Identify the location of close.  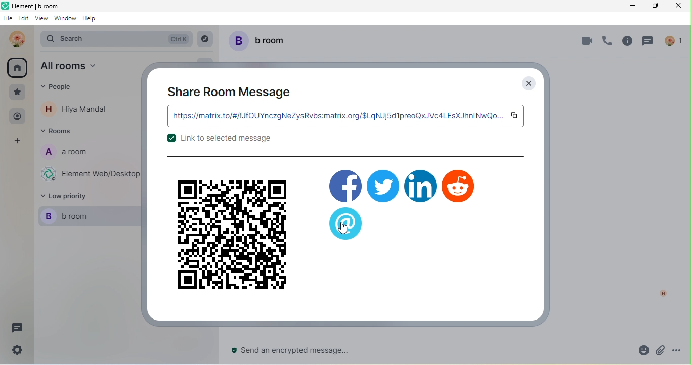
(676, 6).